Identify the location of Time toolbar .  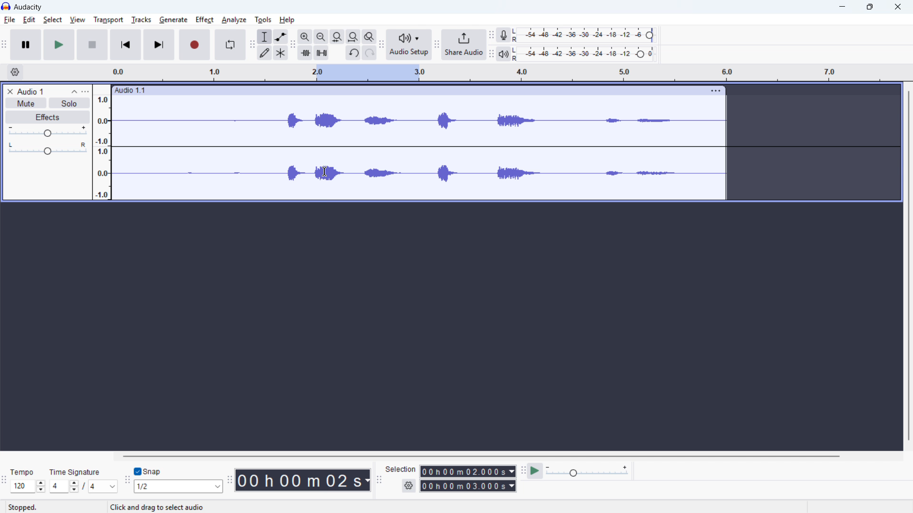
(229, 482).